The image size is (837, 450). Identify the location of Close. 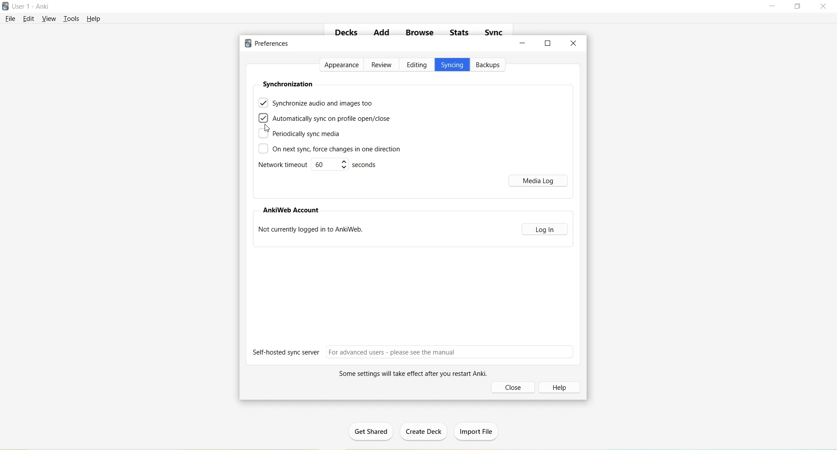
(574, 43).